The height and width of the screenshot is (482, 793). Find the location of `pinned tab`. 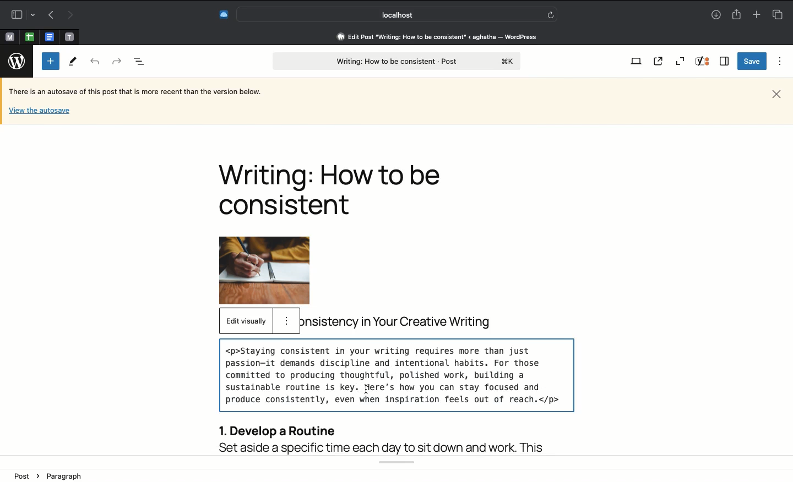

pinned tab is located at coordinates (9, 36).